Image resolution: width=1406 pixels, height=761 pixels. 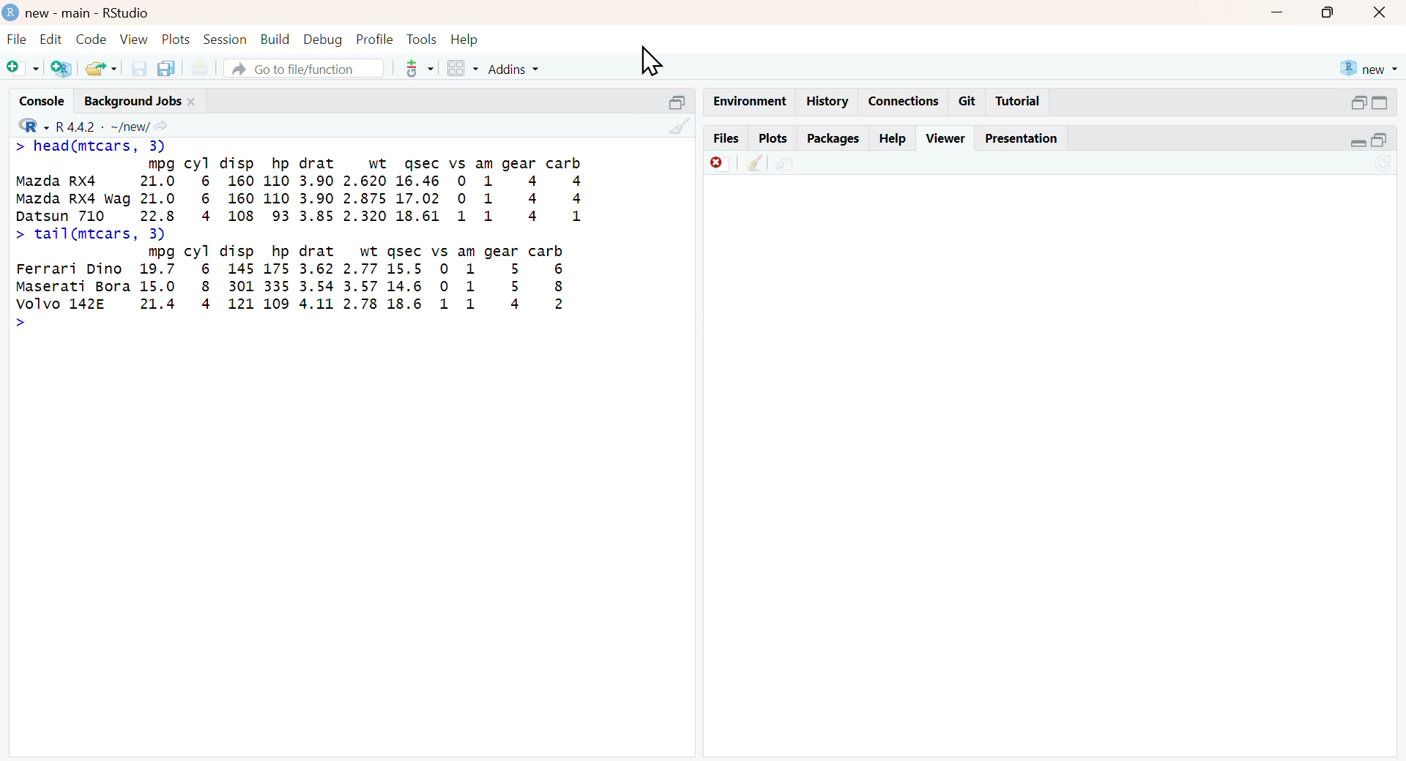 What do you see at coordinates (302, 69) in the screenshot?
I see `A Go to file/function` at bounding box center [302, 69].